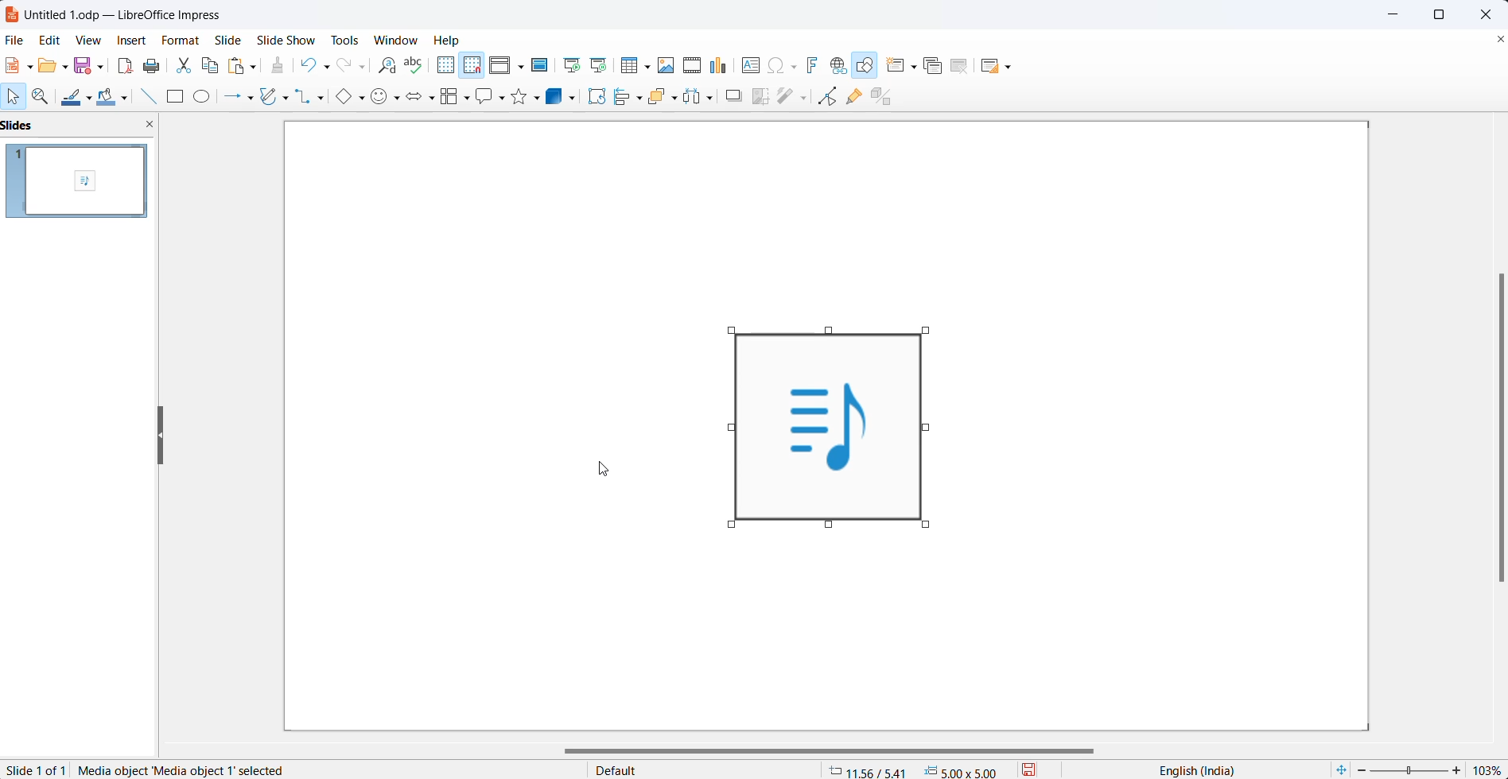 This screenshot has height=779, width=1508. I want to click on format, so click(182, 41).